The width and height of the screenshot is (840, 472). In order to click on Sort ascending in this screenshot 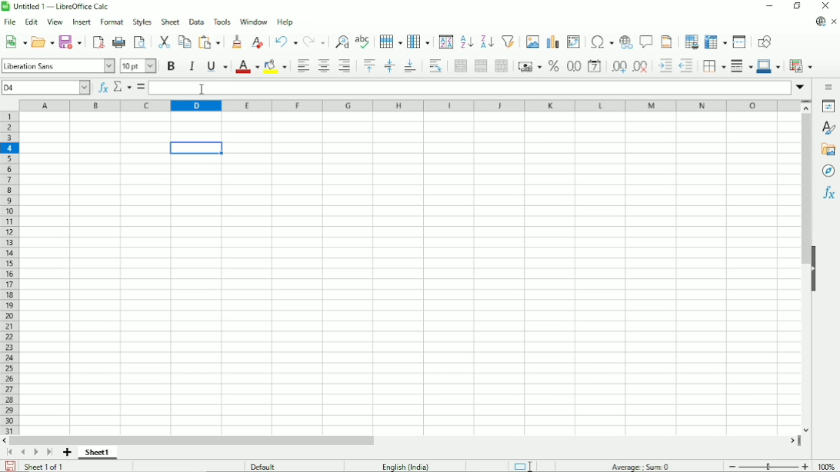, I will do `click(468, 42)`.